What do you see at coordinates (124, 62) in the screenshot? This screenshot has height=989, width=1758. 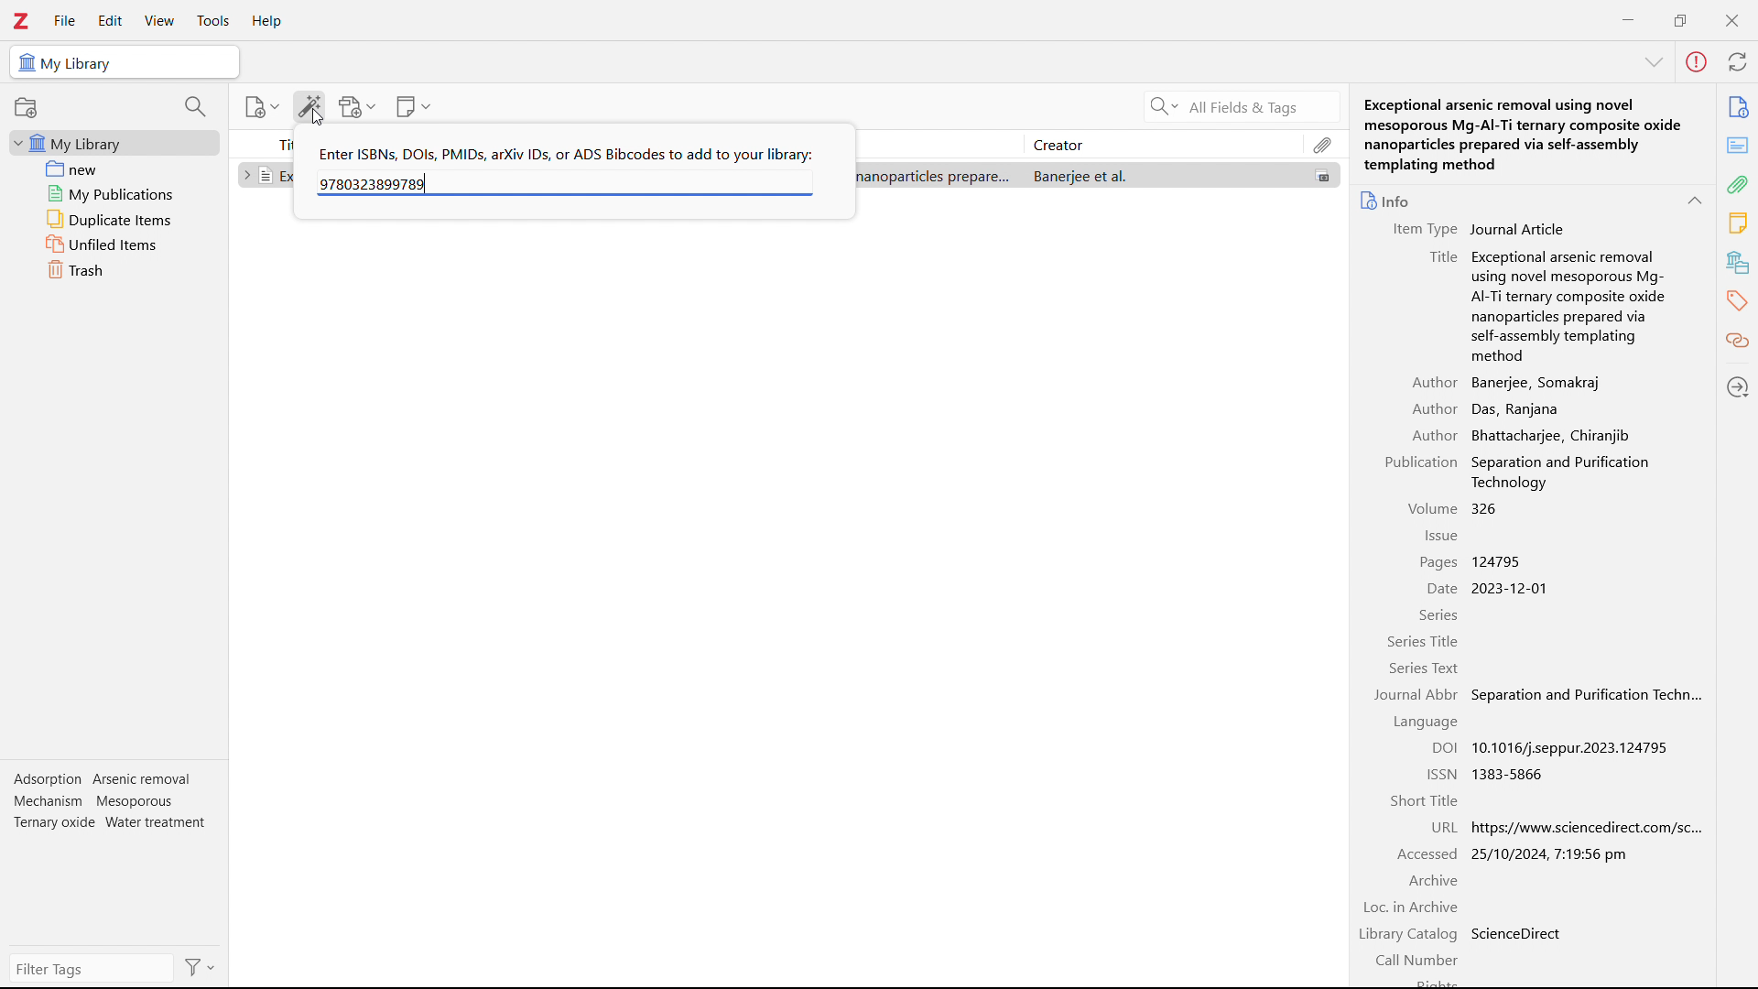 I see `selected library` at bounding box center [124, 62].